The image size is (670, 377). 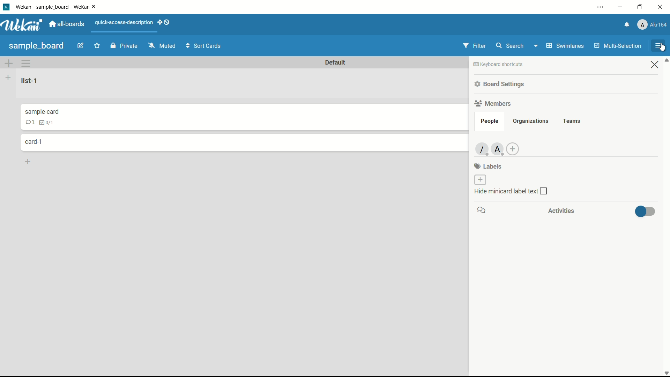 What do you see at coordinates (476, 47) in the screenshot?
I see `filter` at bounding box center [476, 47].